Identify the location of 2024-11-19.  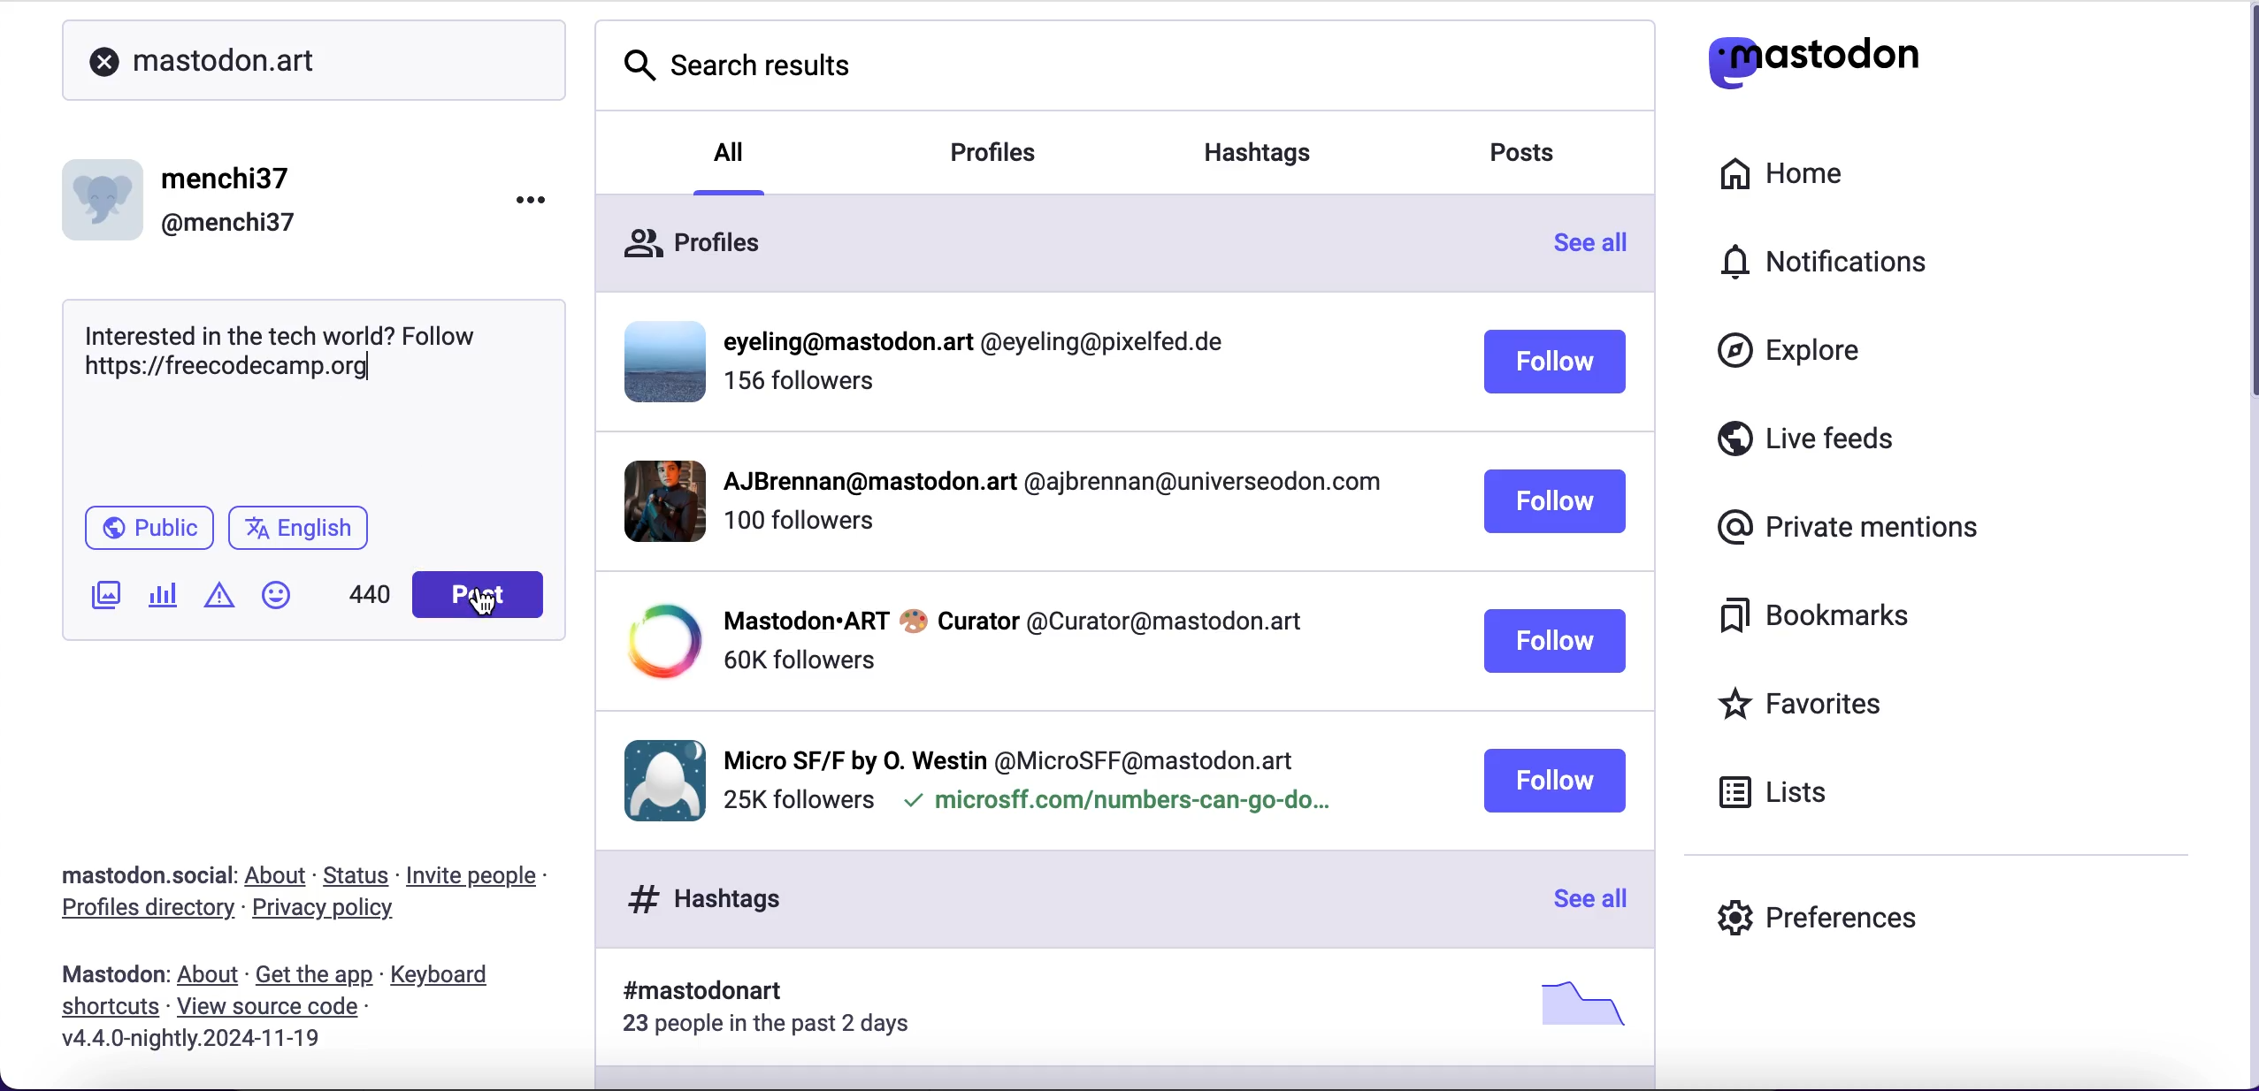
(219, 1042).